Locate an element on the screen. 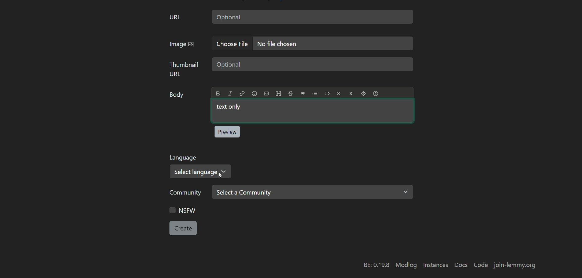  Subscript is located at coordinates (339, 94).